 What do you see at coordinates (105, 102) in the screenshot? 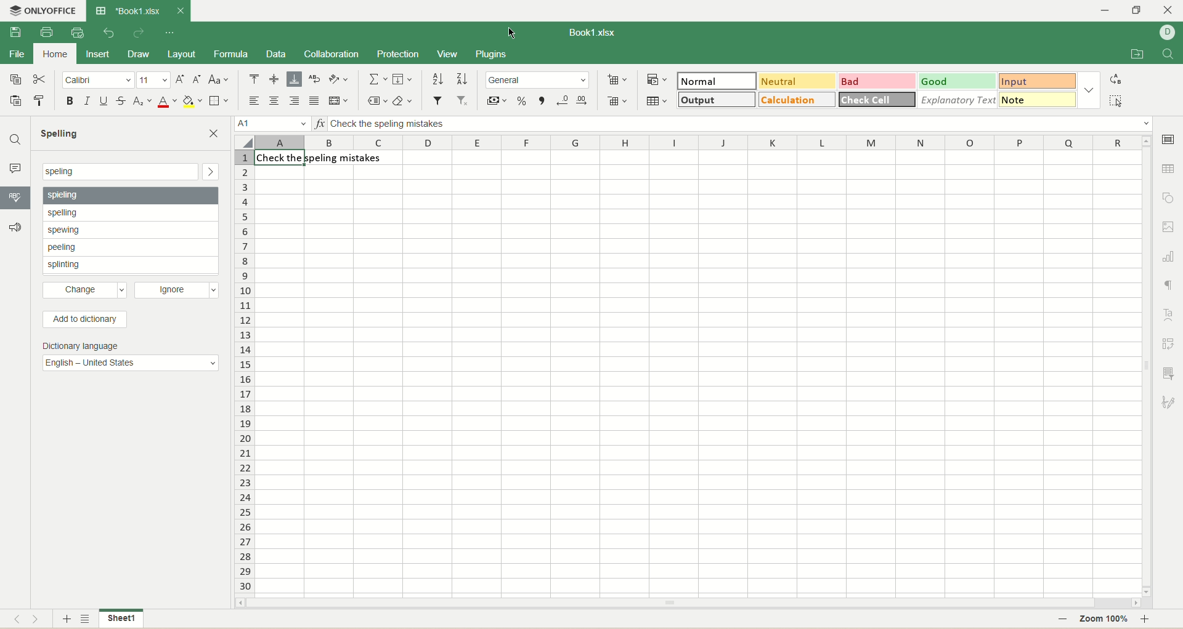
I see `underline` at bounding box center [105, 102].